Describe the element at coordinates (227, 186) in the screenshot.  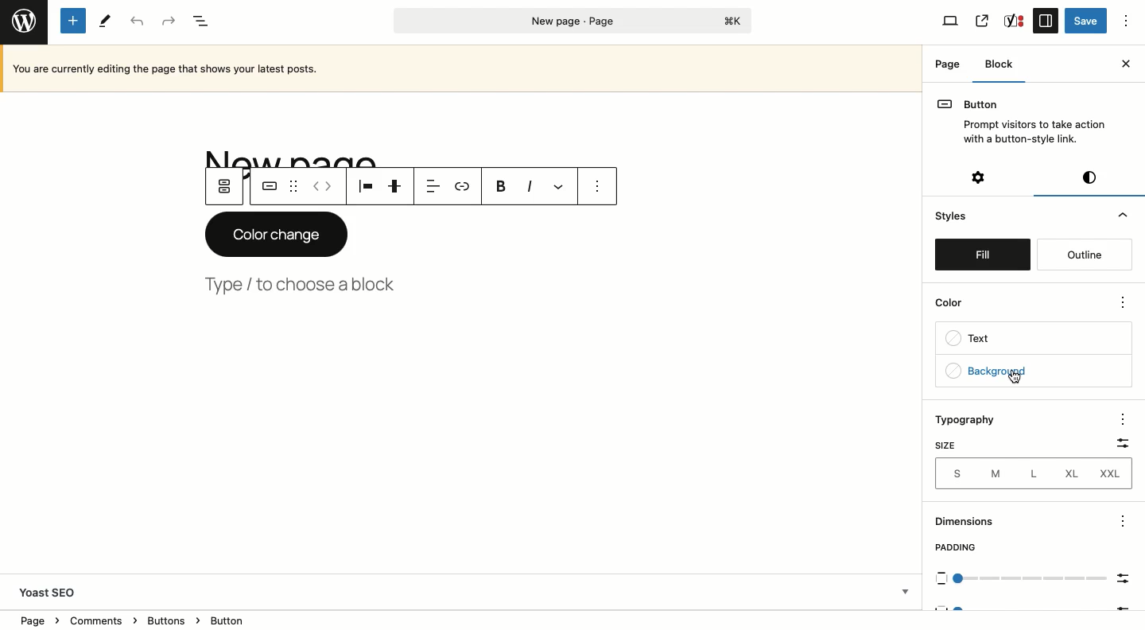
I see `Parent button` at that location.